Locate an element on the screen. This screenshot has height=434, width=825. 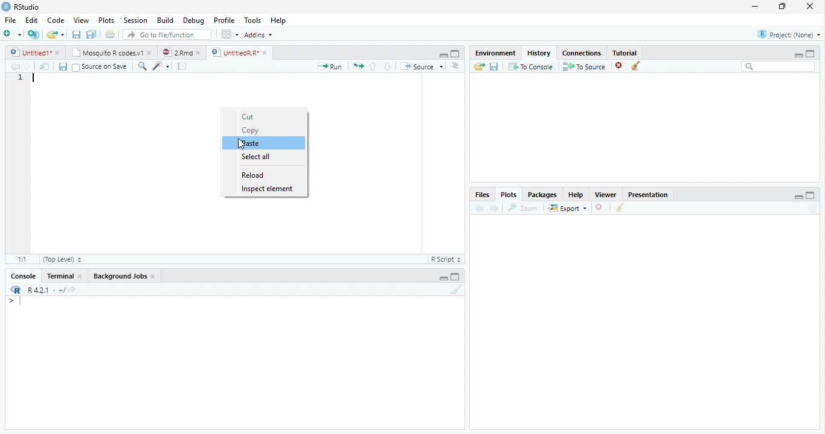
back is located at coordinates (12, 66).